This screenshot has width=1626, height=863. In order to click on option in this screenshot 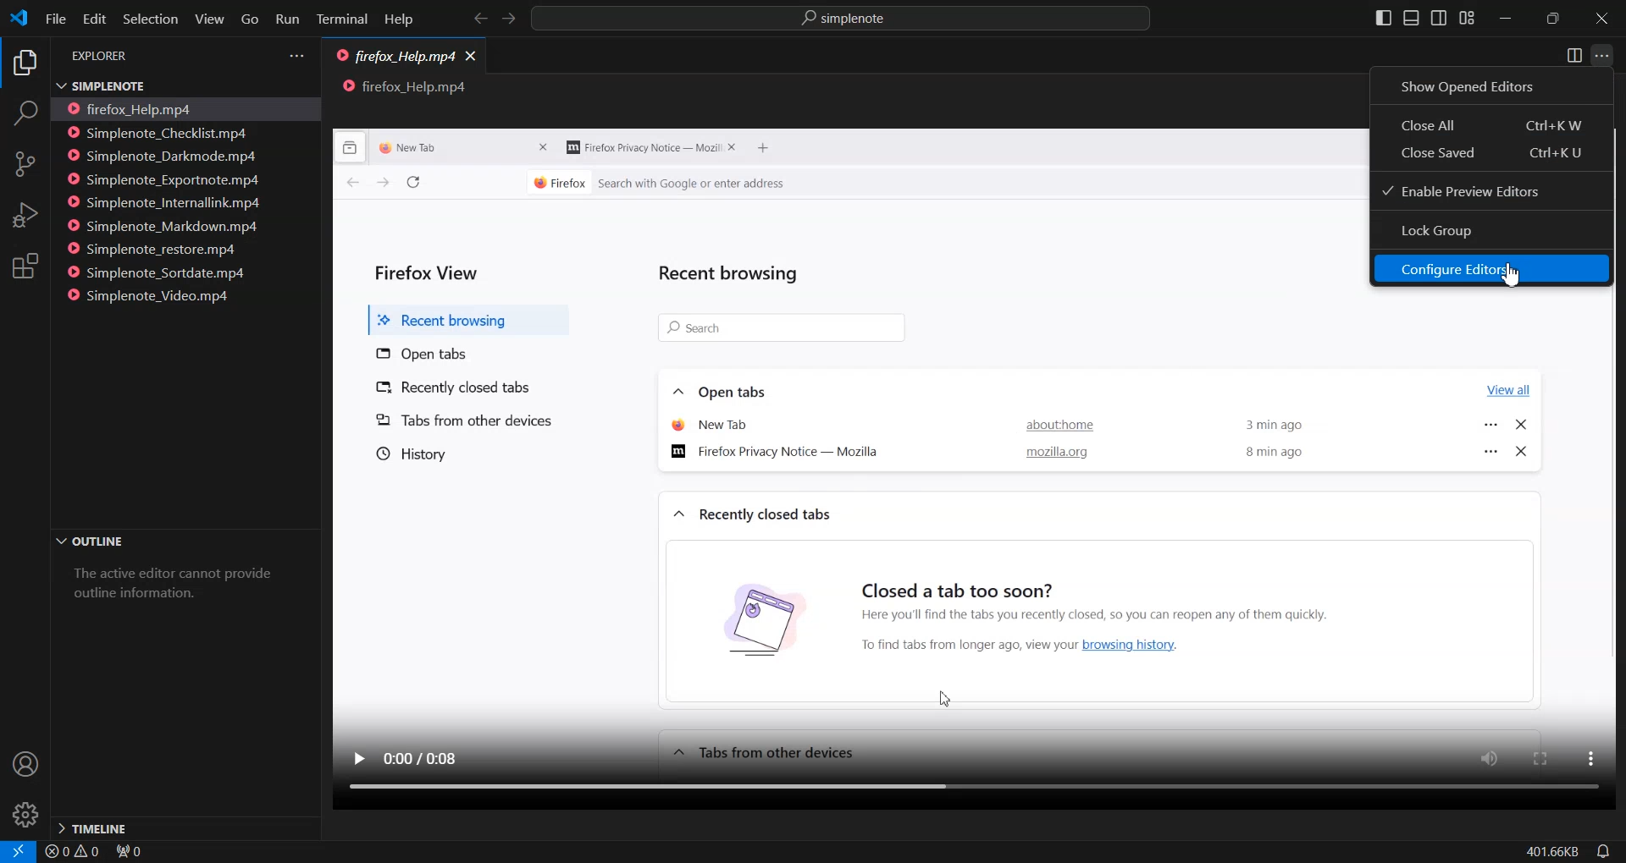, I will do `click(1488, 452)`.